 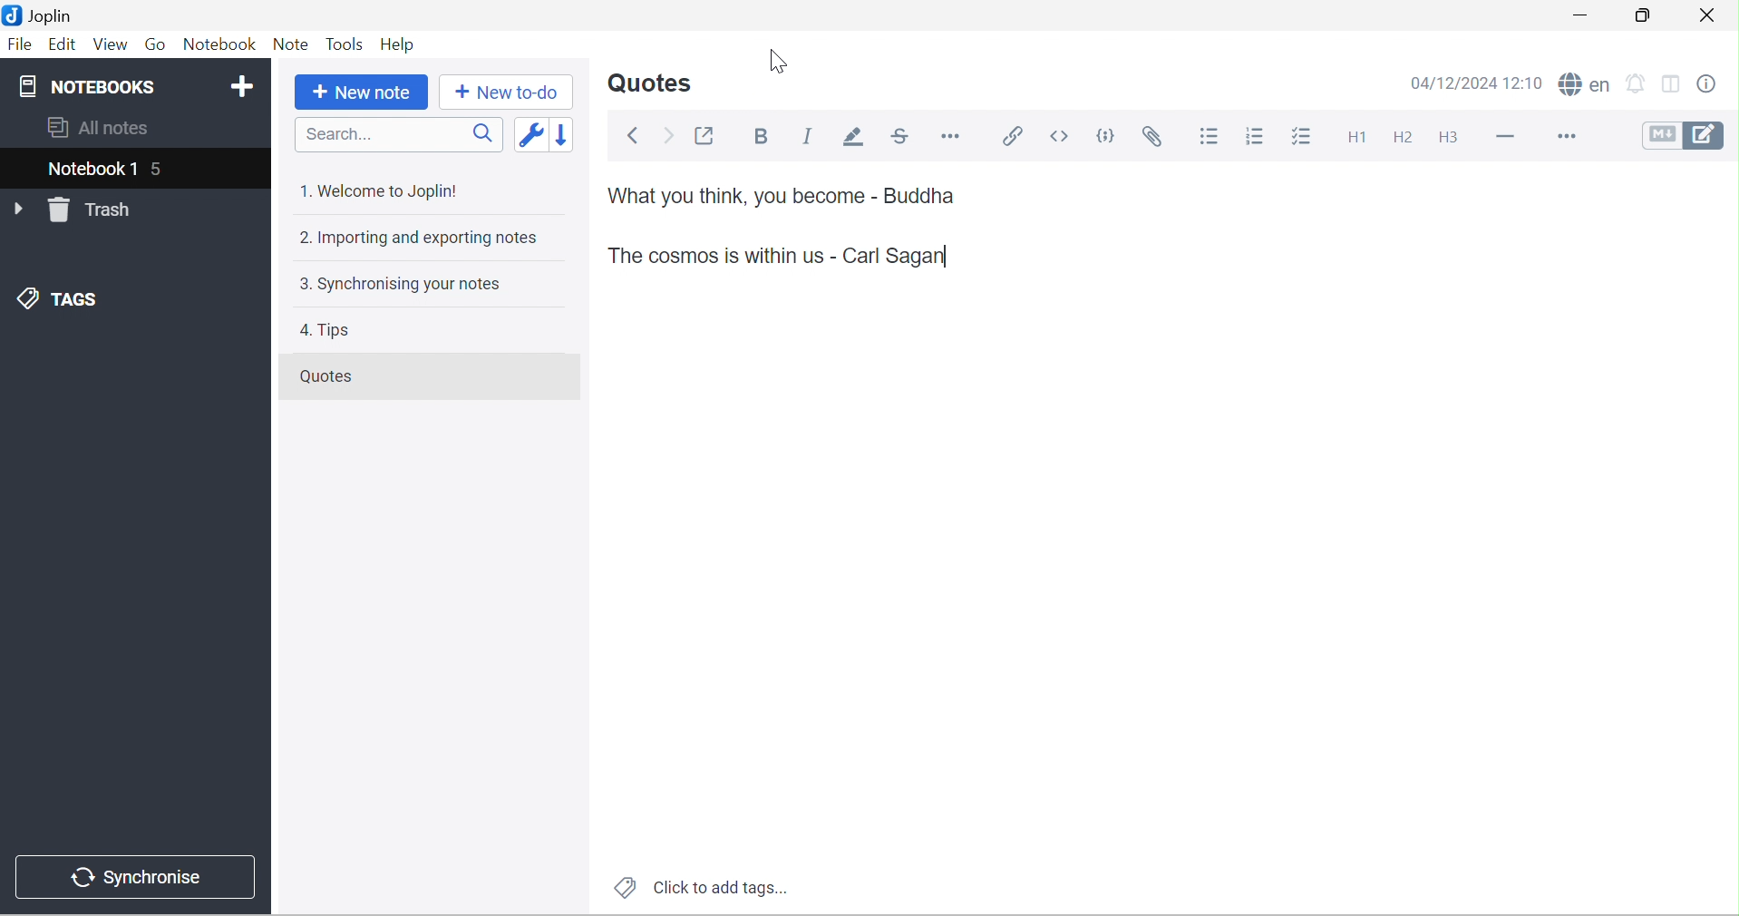 I want to click on 4. Tips, so click(x=326, y=330).